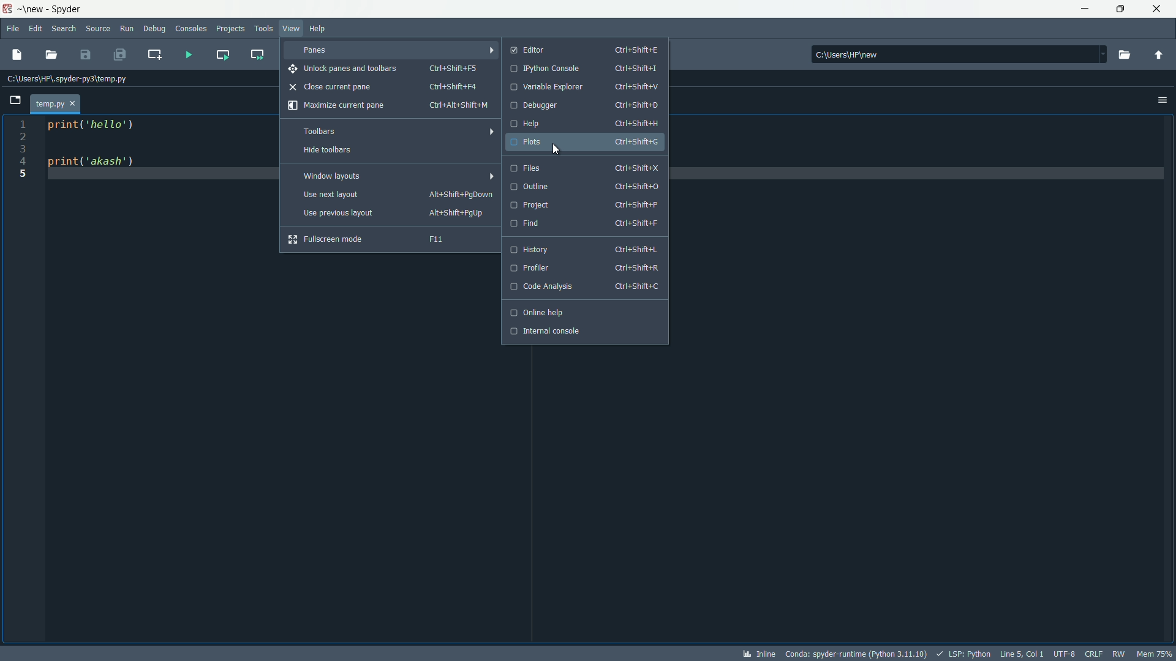 This screenshot has width=1176, height=661. What do you see at coordinates (99, 29) in the screenshot?
I see `source menu` at bounding box center [99, 29].